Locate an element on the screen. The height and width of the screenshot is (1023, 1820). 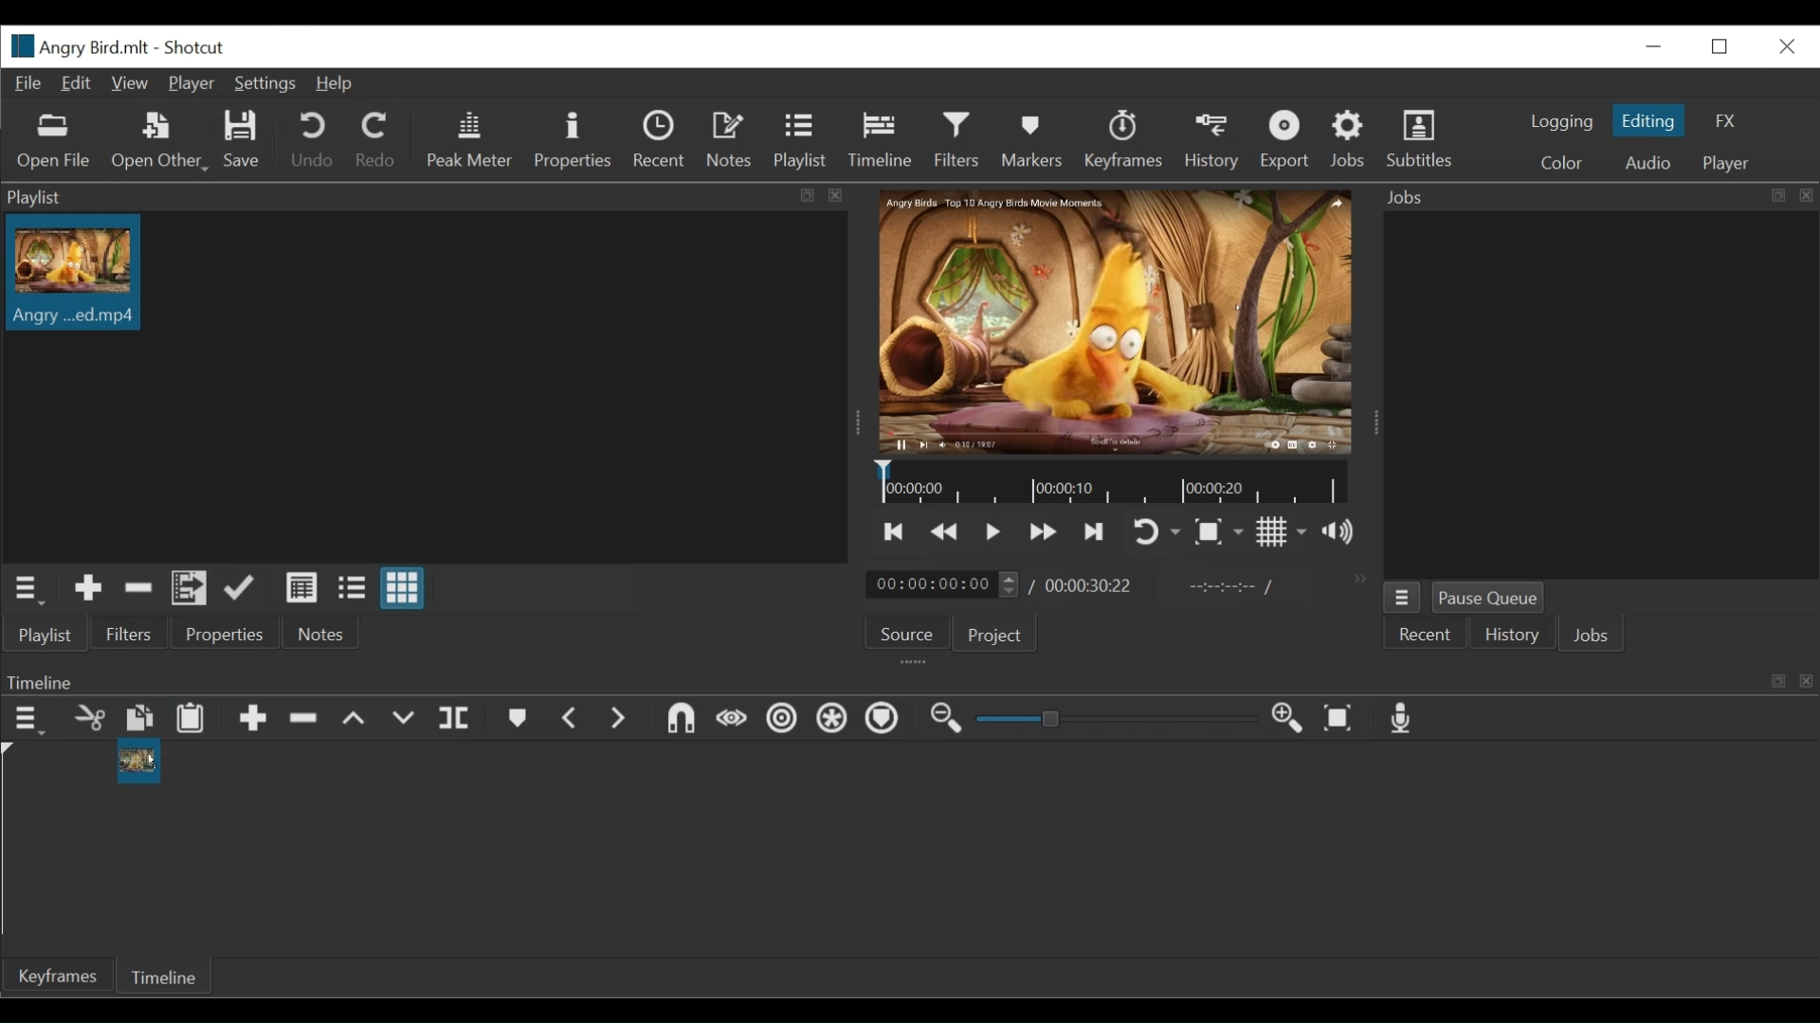
Player is located at coordinates (190, 84).